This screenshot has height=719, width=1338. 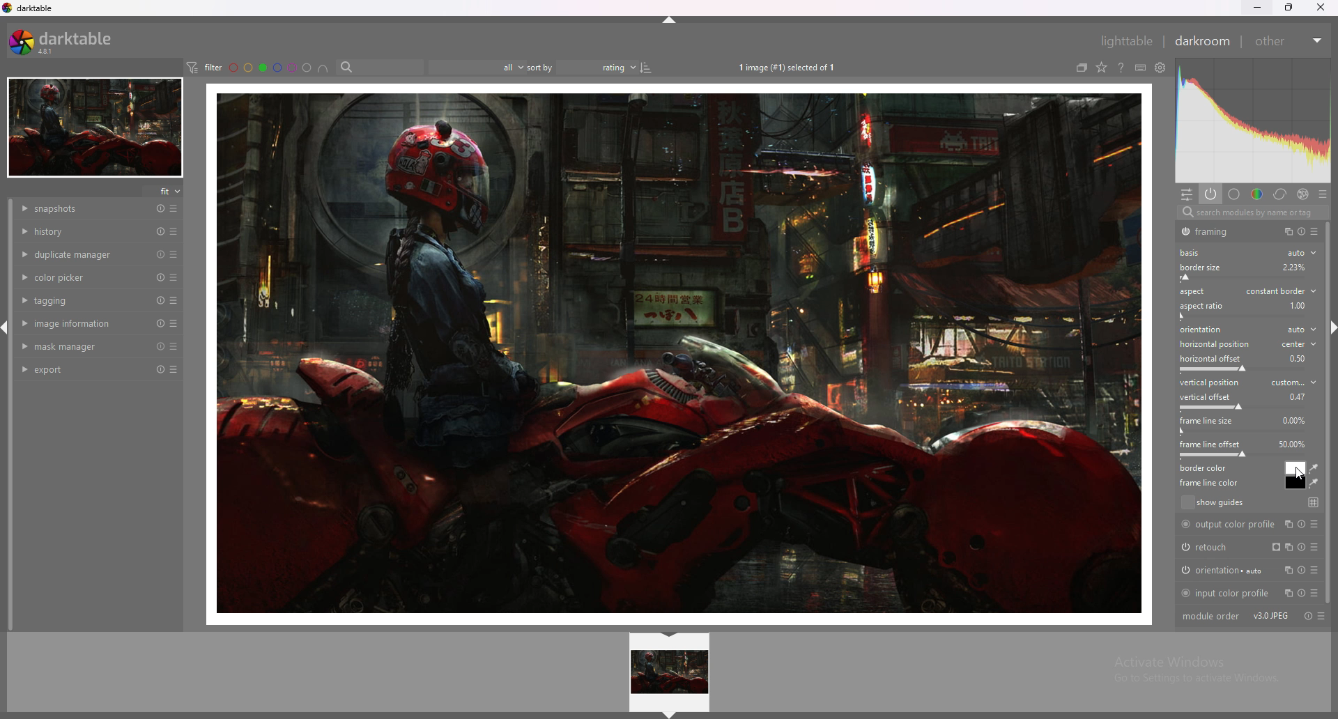 I want to click on vertical position, so click(x=1248, y=382).